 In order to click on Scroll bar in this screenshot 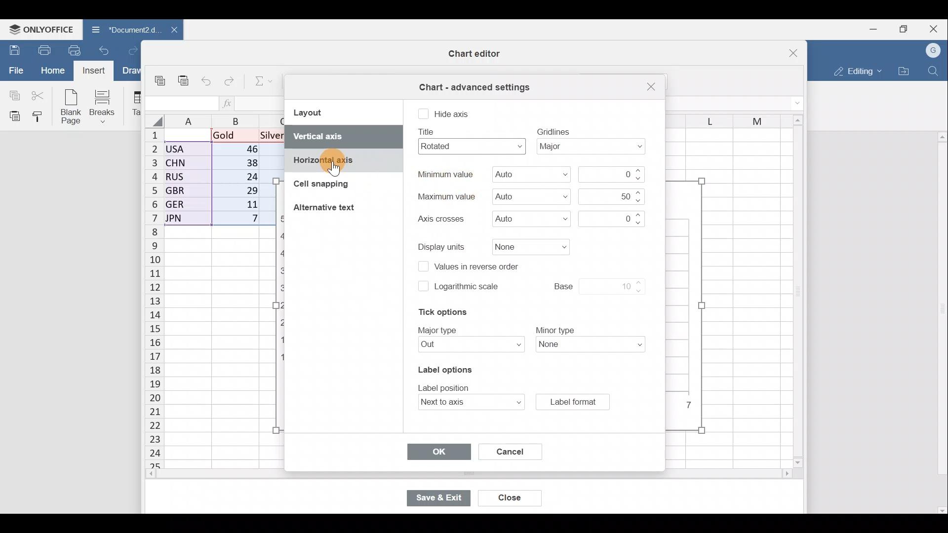, I will do `click(940, 322)`.